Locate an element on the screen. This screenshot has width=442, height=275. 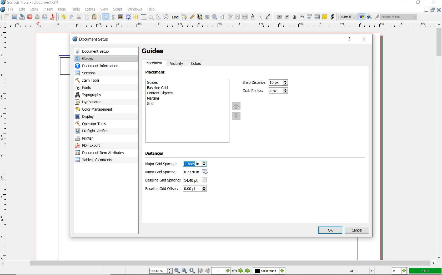
X: - Y: - is located at coordinates (363, 271).